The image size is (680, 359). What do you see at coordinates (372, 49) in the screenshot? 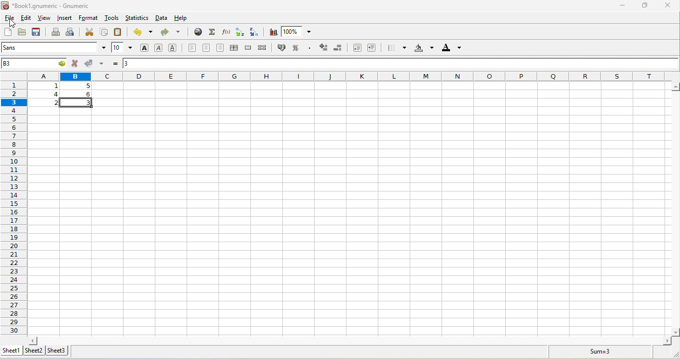
I see `increase the indent` at bounding box center [372, 49].